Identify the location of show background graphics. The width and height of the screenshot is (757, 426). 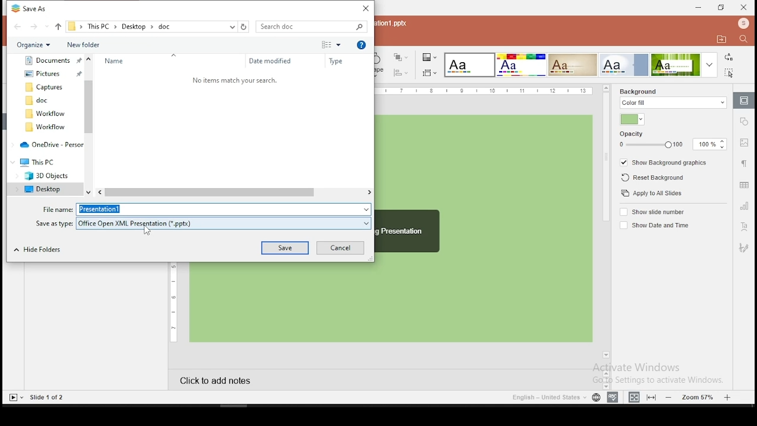
(665, 163).